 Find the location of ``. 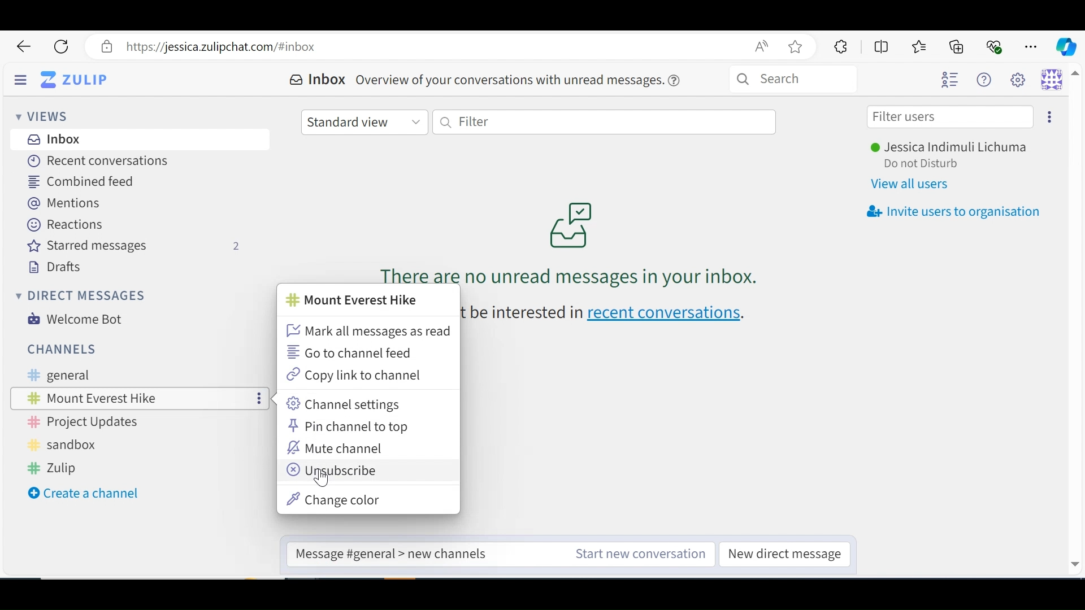

 is located at coordinates (1070, 45).